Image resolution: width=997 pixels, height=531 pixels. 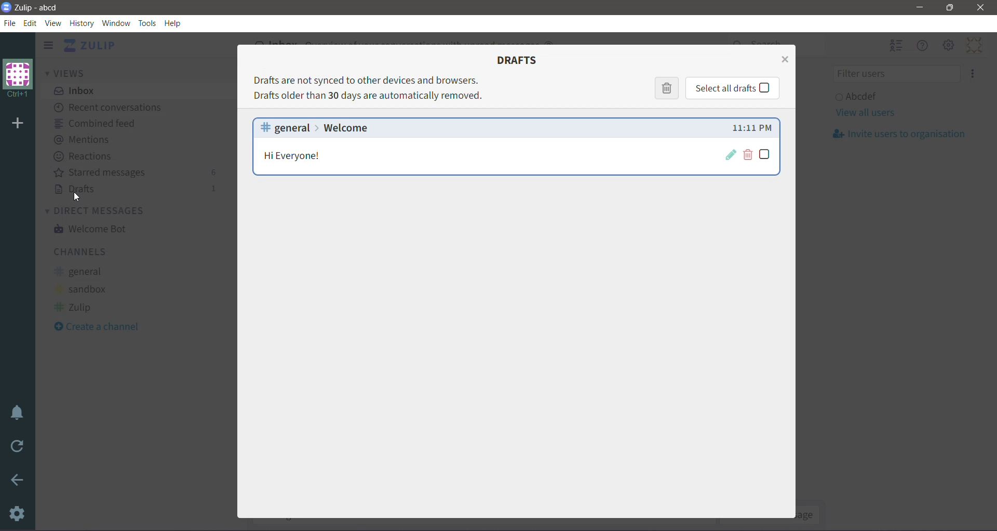 I want to click on Personal Menu, so click(x=974, y=45).